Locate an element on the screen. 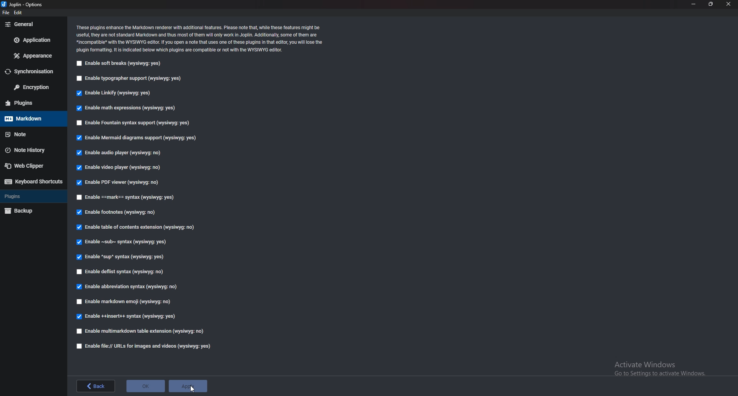 This screenshot has width=738, height=396. Enable footnotes is located at coordinates (118, 213).